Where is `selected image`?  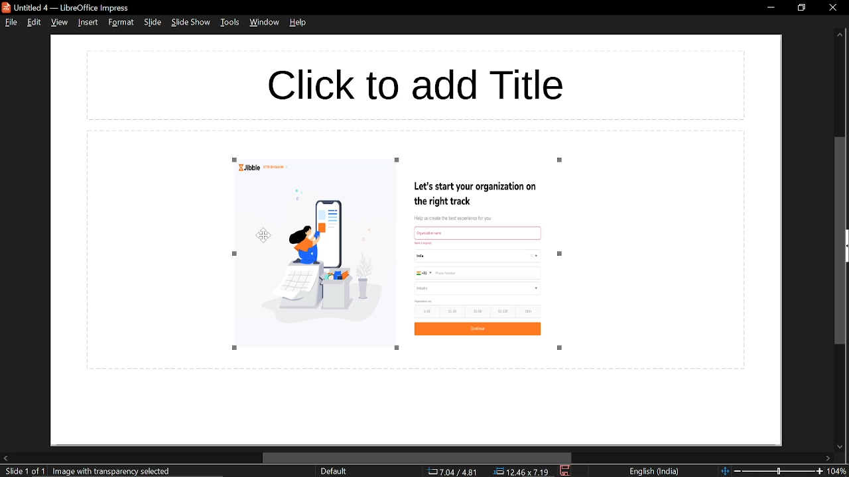
selected image is located at coordinates (115, 471).